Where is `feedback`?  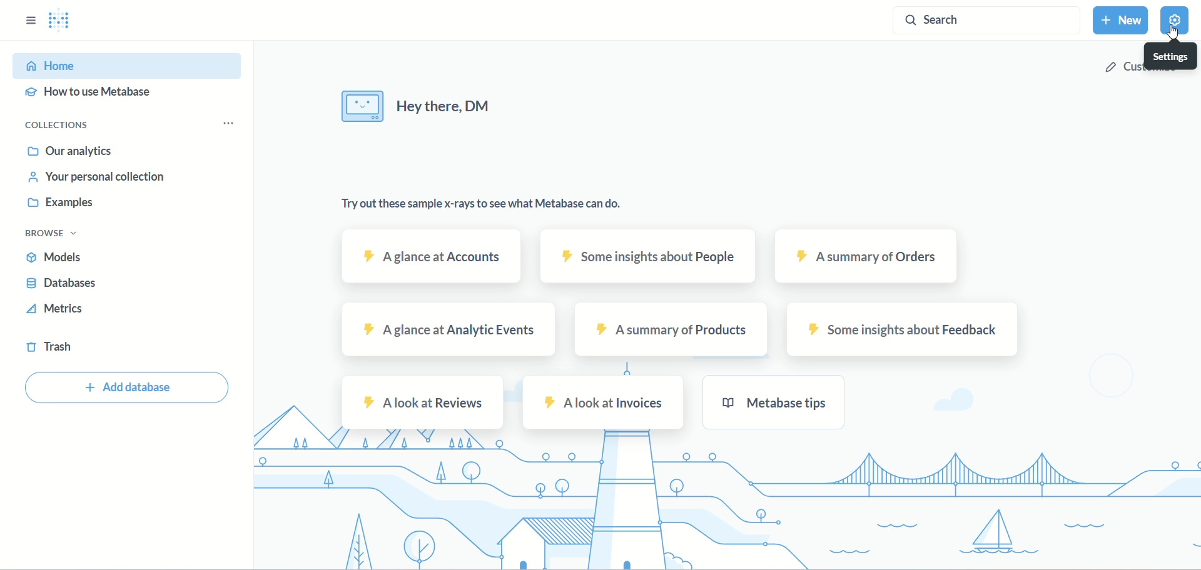 feedback is located at coordinates (902, 329).